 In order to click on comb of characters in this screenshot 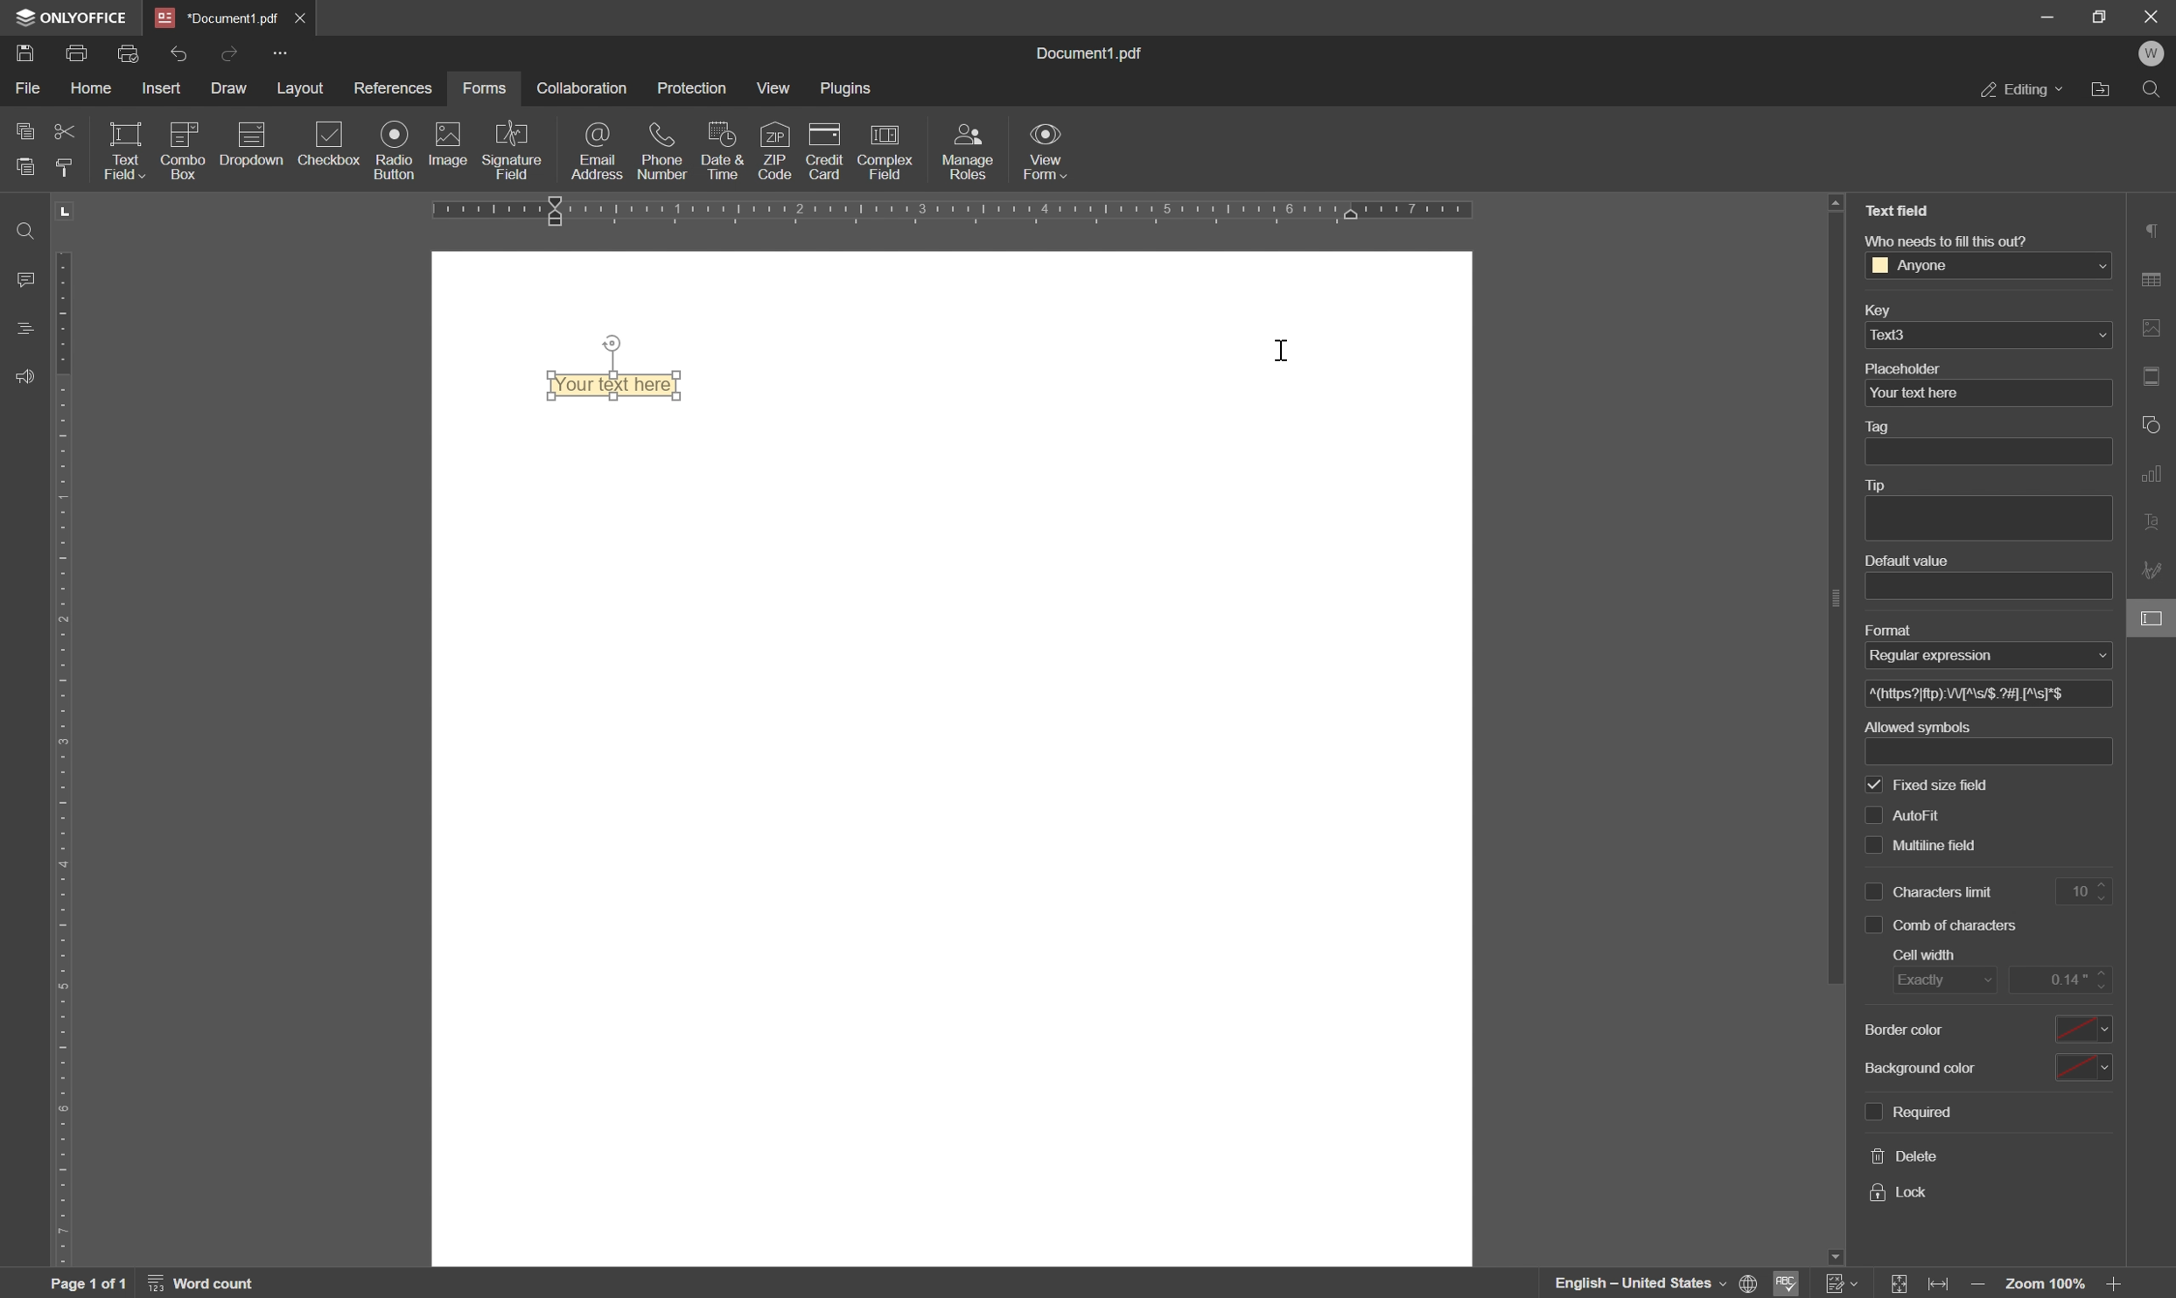, I will do `click(1960, 926)`.